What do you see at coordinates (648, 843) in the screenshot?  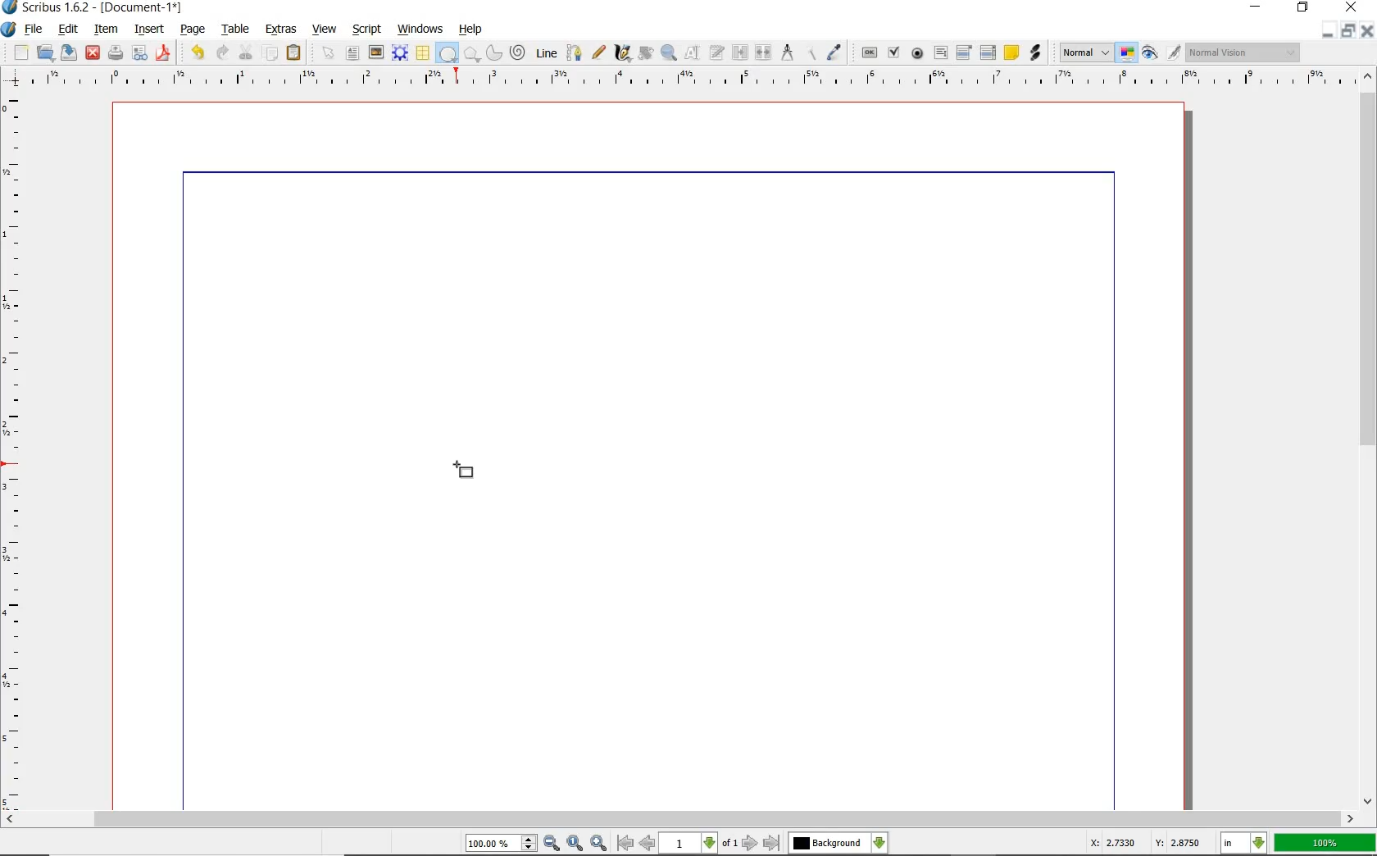 I see `previous` at bounding box center [648, 843].